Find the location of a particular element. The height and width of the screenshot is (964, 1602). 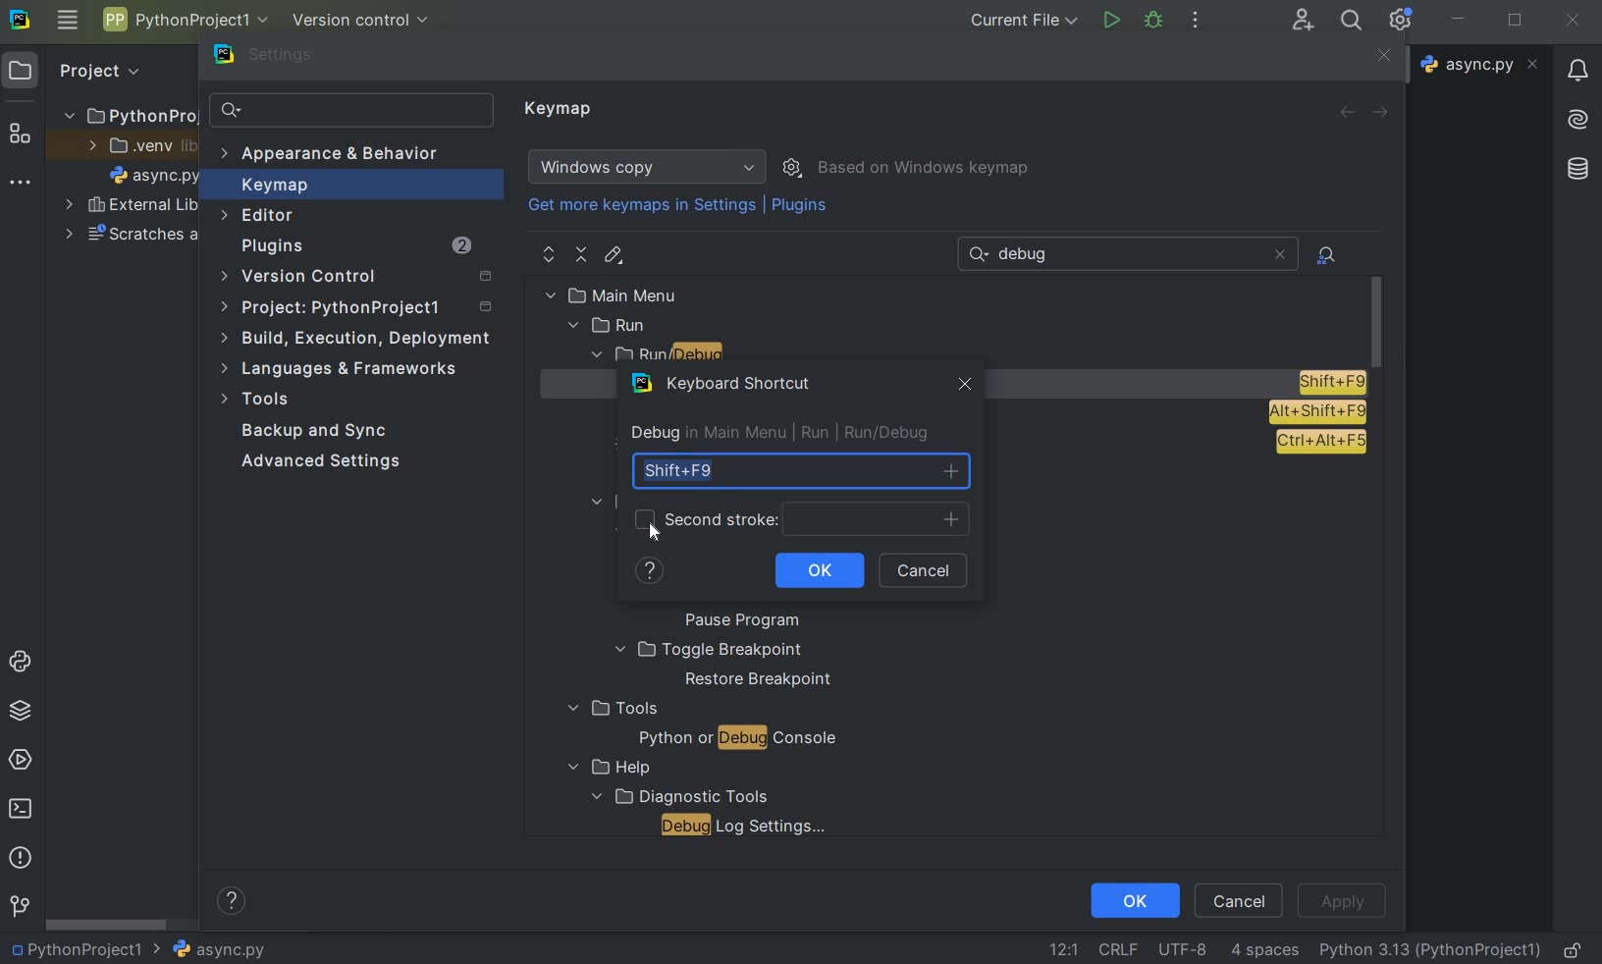

ide and project settings is located at coordinates (1402, 20).